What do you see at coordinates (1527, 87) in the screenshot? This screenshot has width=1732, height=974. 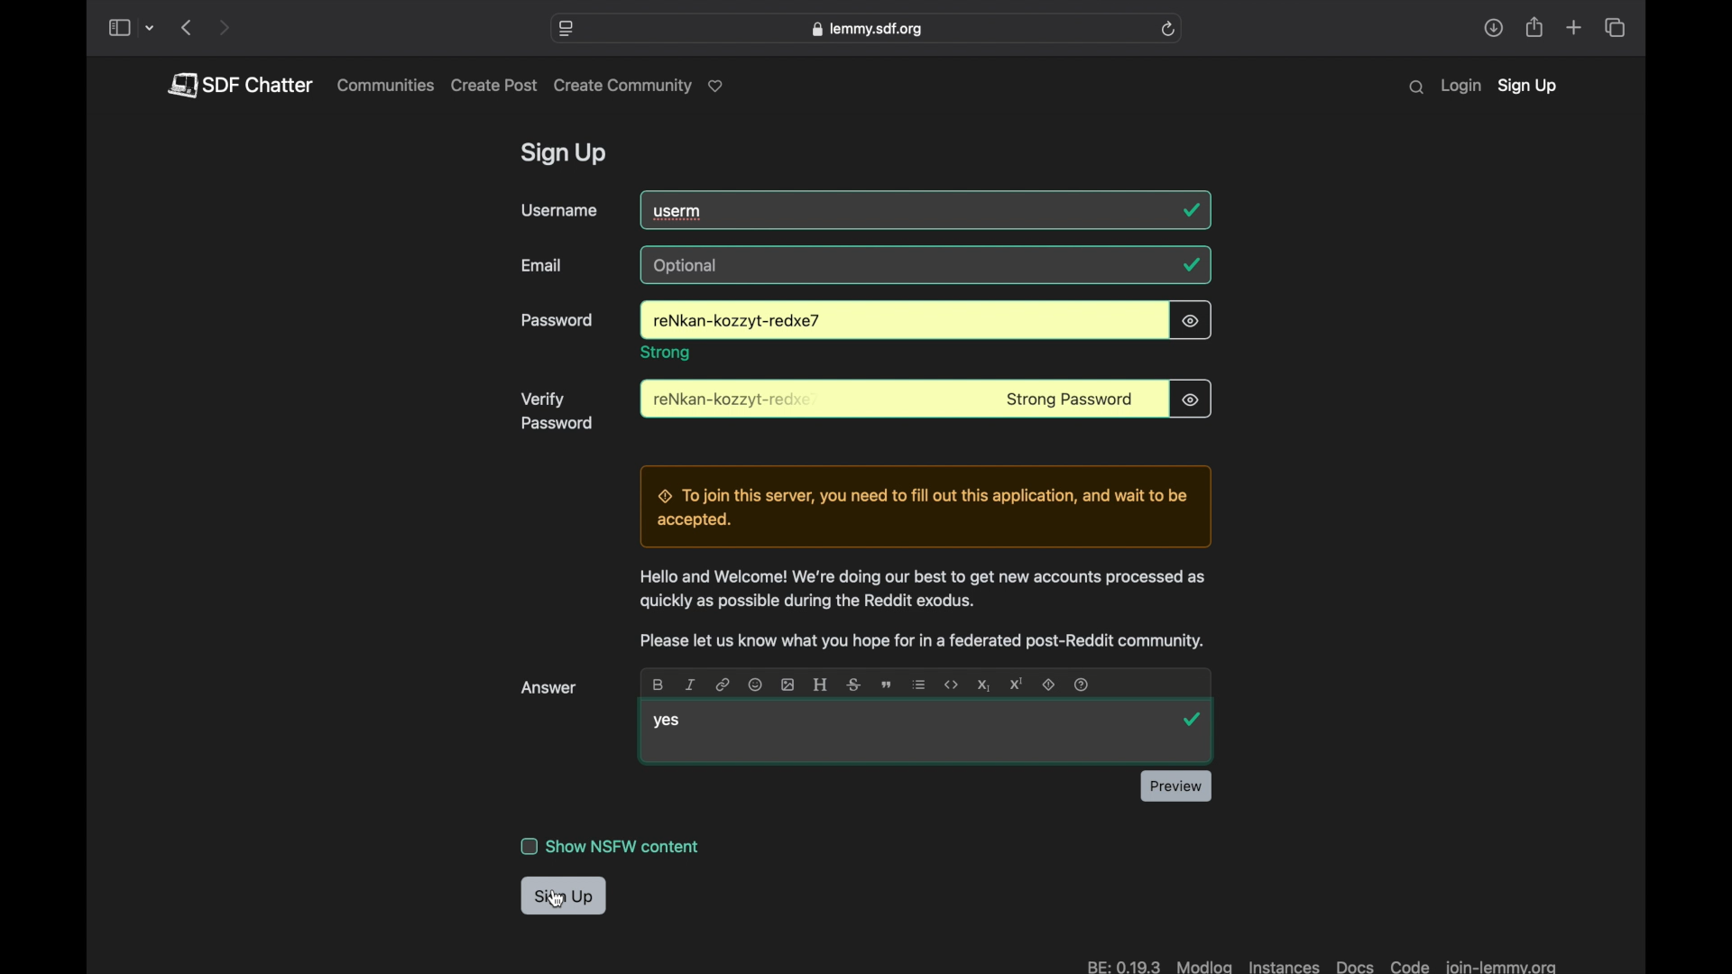 I see `sign up` at bounding box center [1527, 87].